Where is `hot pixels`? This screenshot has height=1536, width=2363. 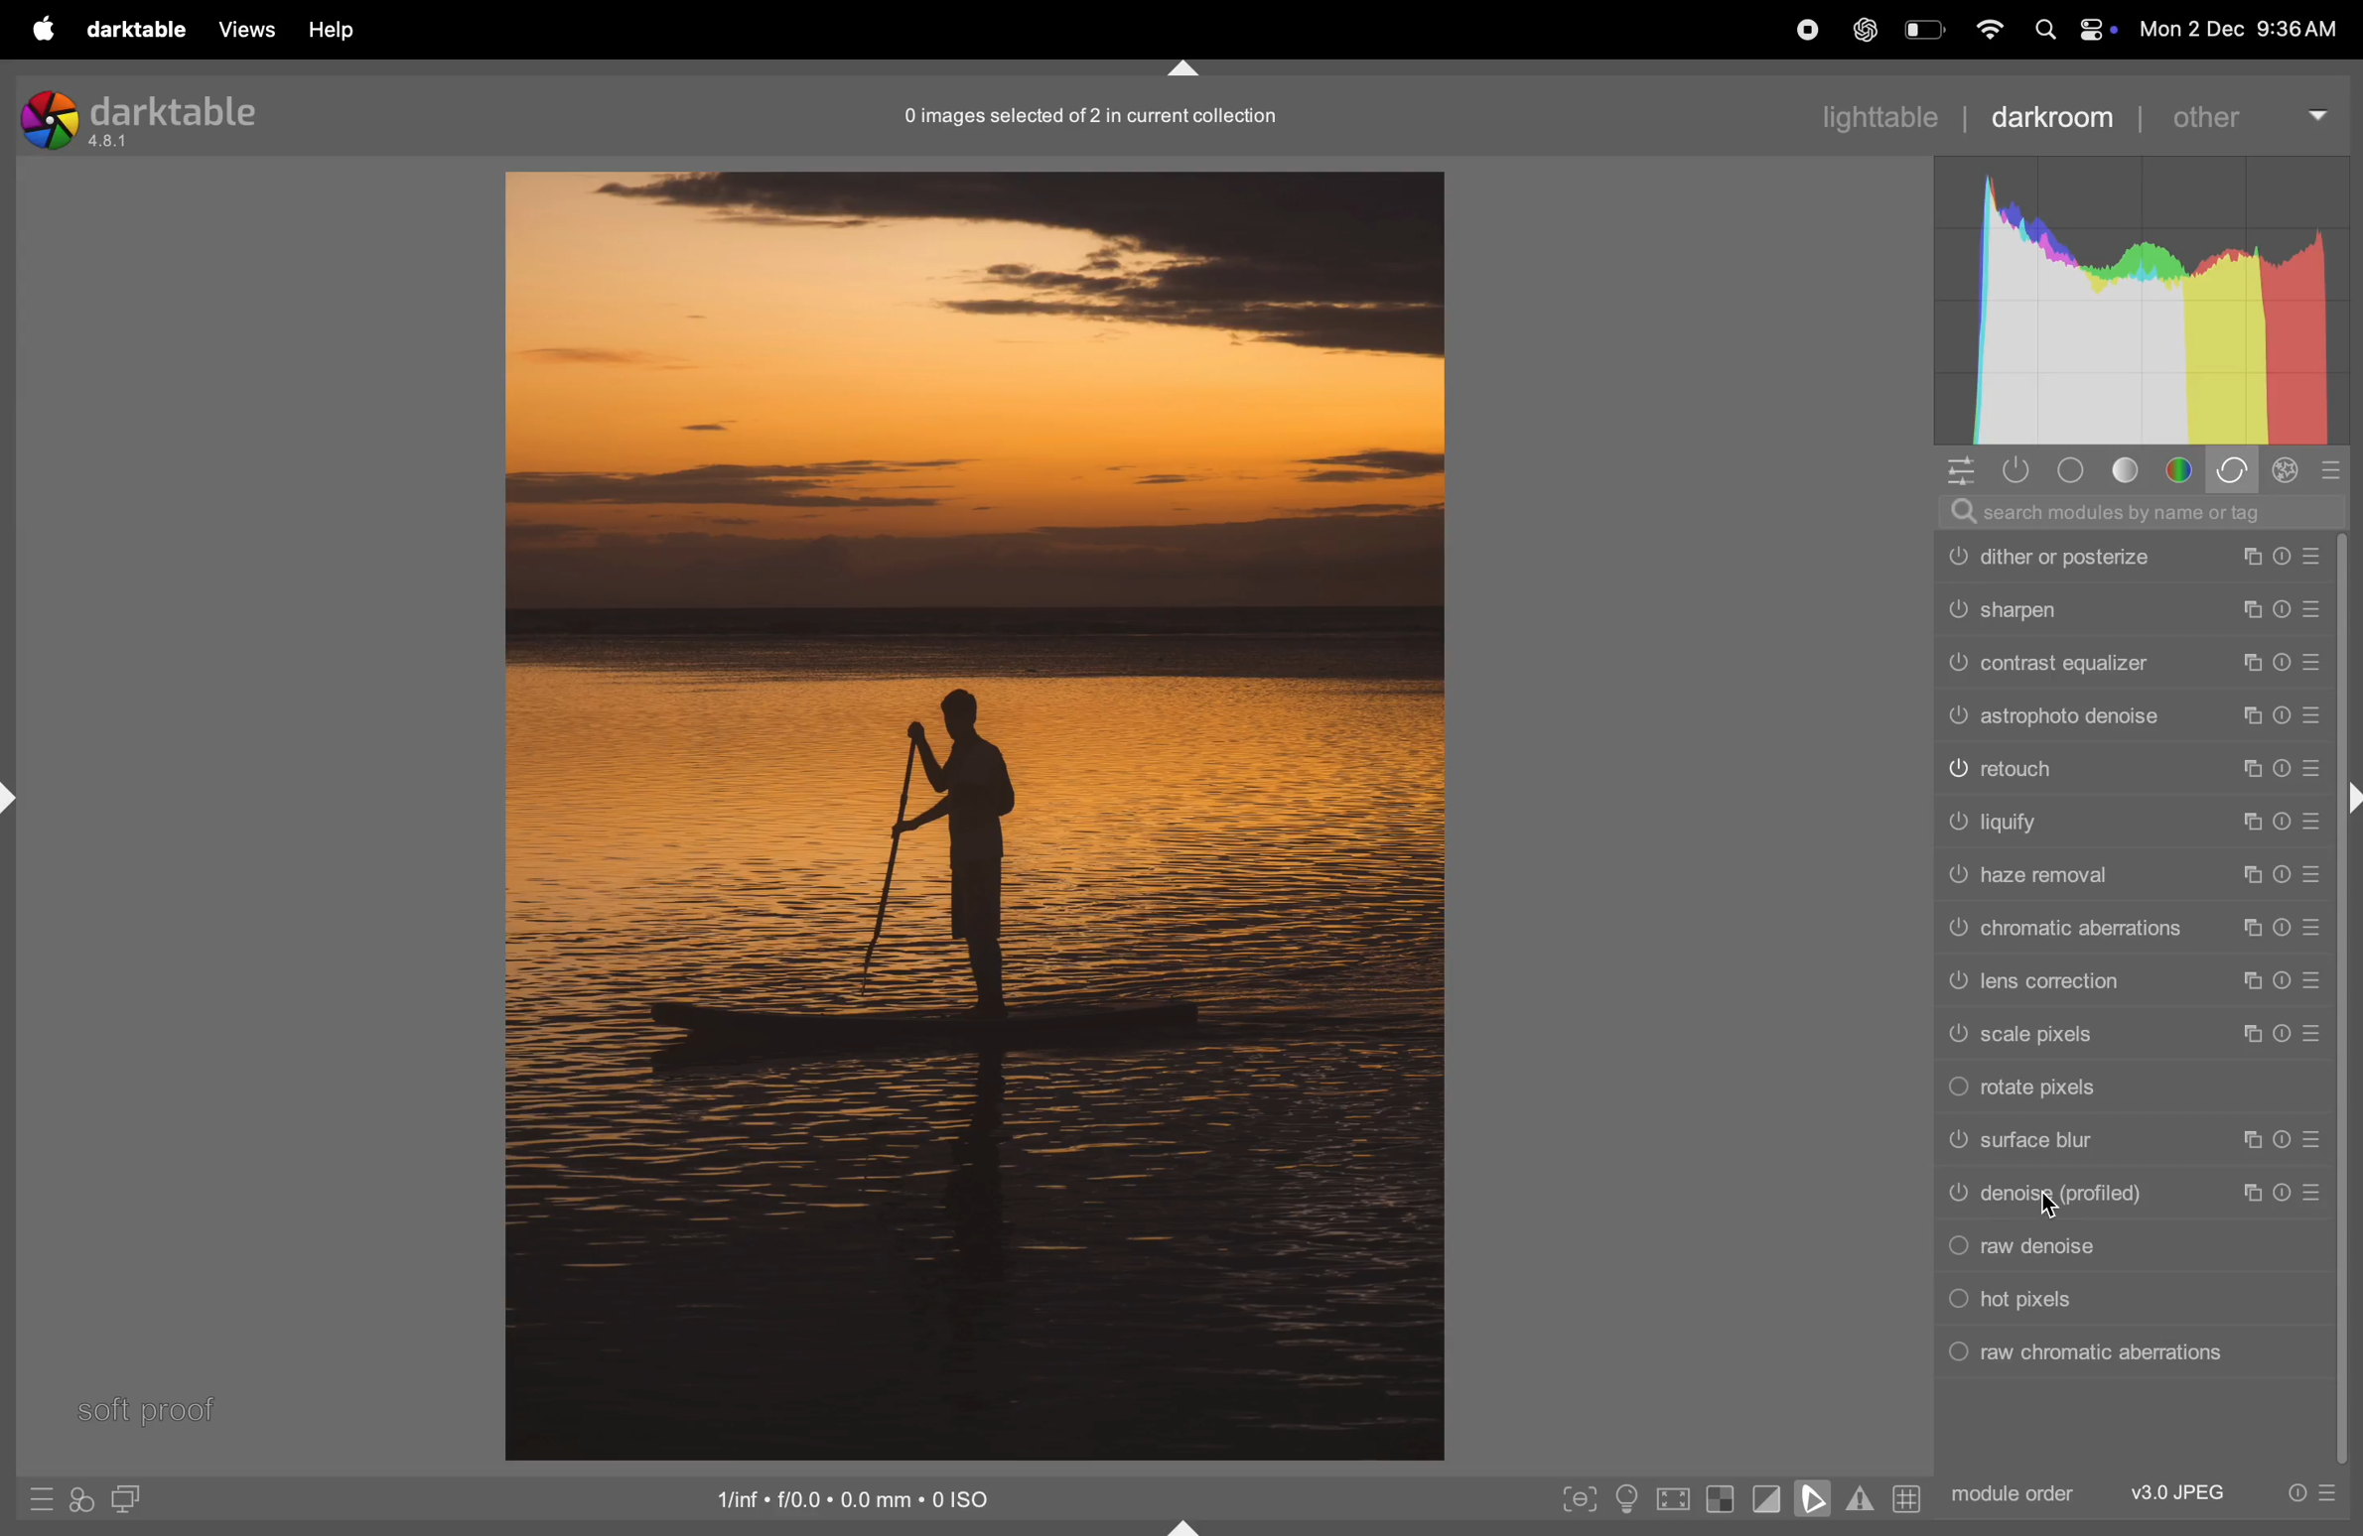
hot pixels is located at coordinates (2141, 1299).